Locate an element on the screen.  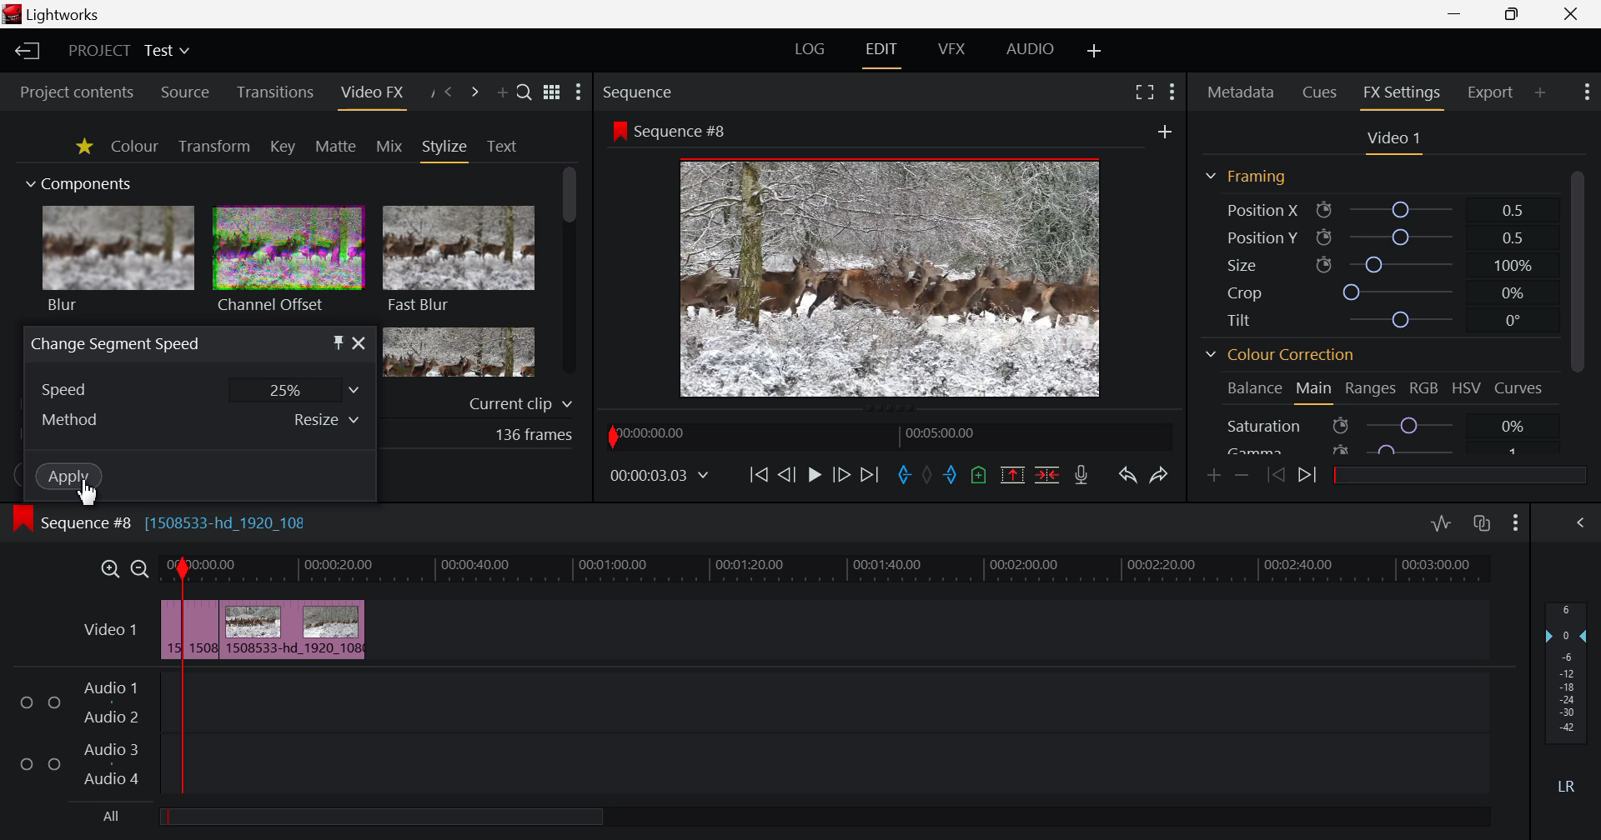
Size is located at coordinates (1375, 264).